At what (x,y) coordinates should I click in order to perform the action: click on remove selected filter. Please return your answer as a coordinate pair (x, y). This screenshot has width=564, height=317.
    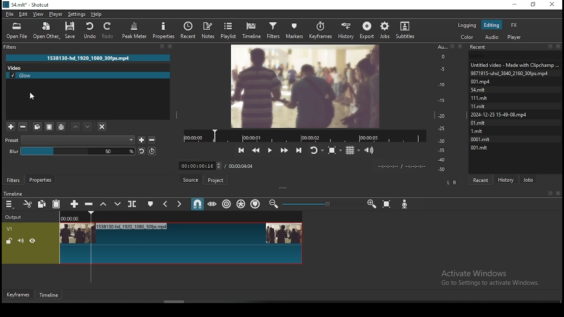
    Looking at the image, I should click on (24, 127).